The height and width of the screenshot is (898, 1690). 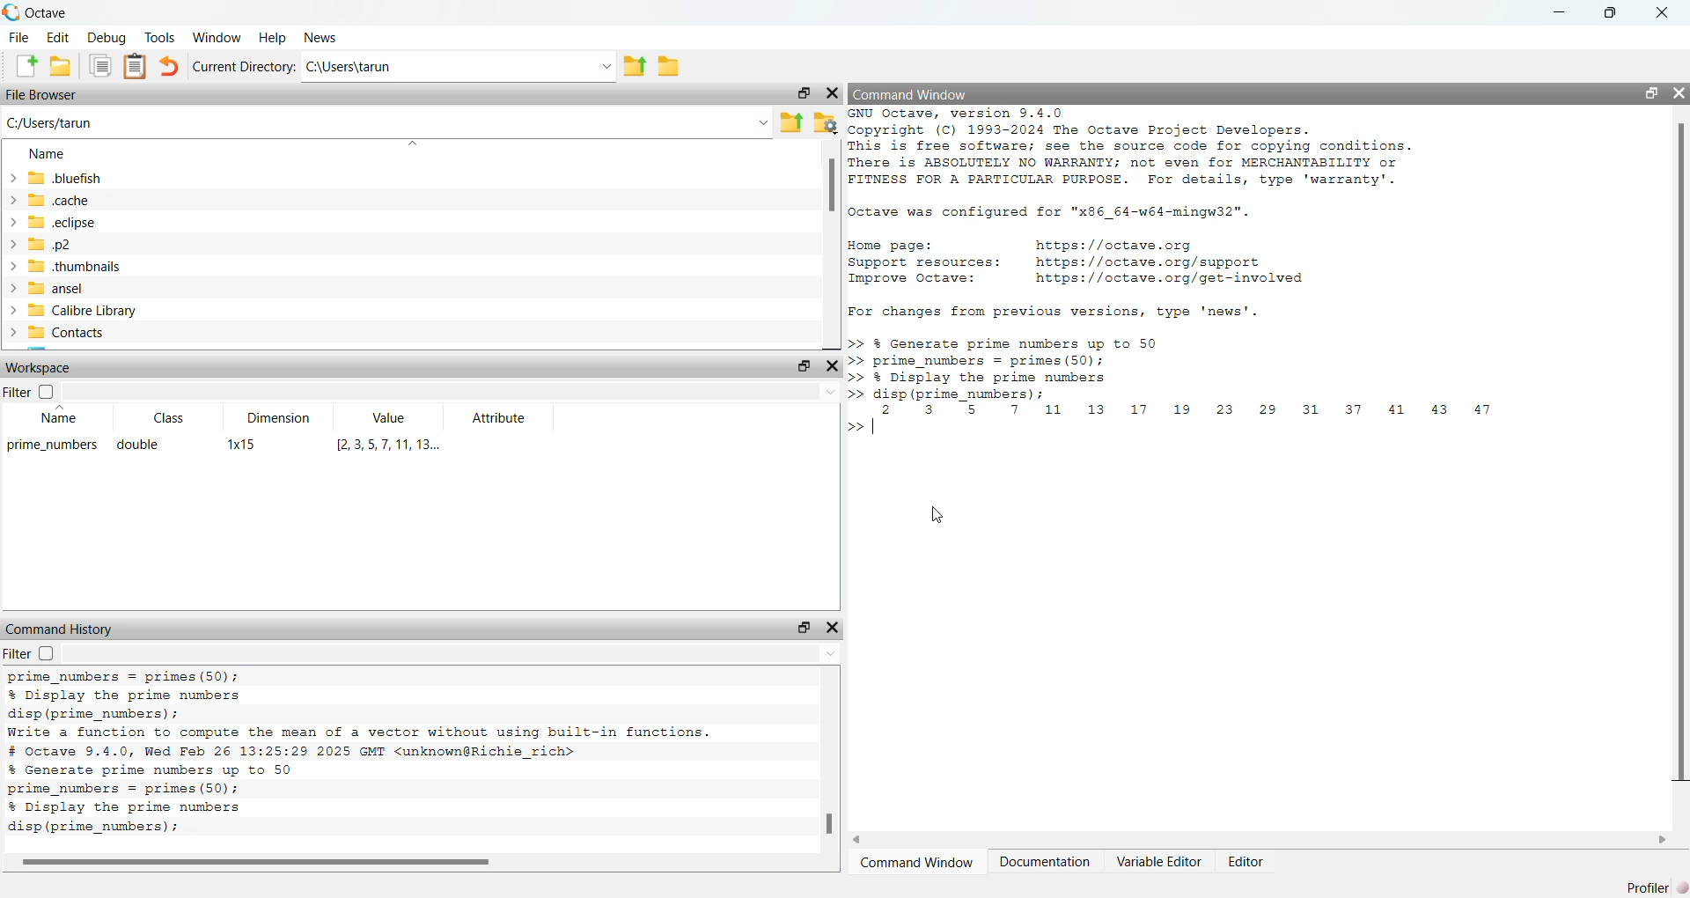 I want to click on GNU Octave, version 9.4.0

Copyright (C) 1993-2024 The Octave Project Developers.
This is free software; see the source code for copying conditions.
There is ABSOLUTELY NO WARRANTY; not even for MERCHANTABILITY or
FITNESS FOR A PARTICULAR PURPOSE. For details, type 'warranty'., so click(x=1130, y=148).